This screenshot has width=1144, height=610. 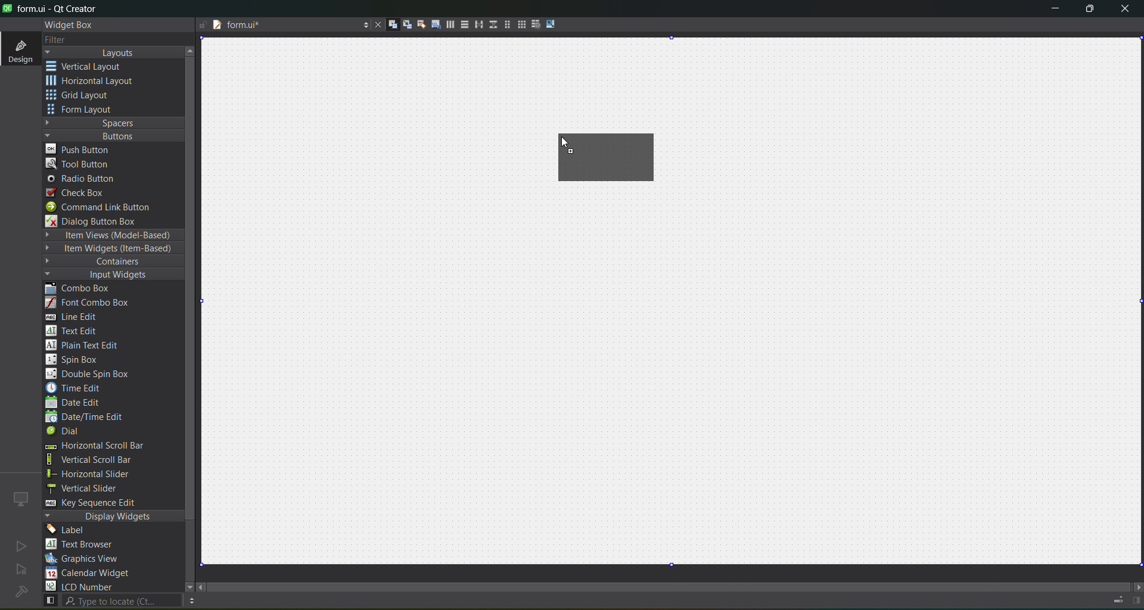 I want to click on horizontal scroll bar, so click(x=94, y=447).